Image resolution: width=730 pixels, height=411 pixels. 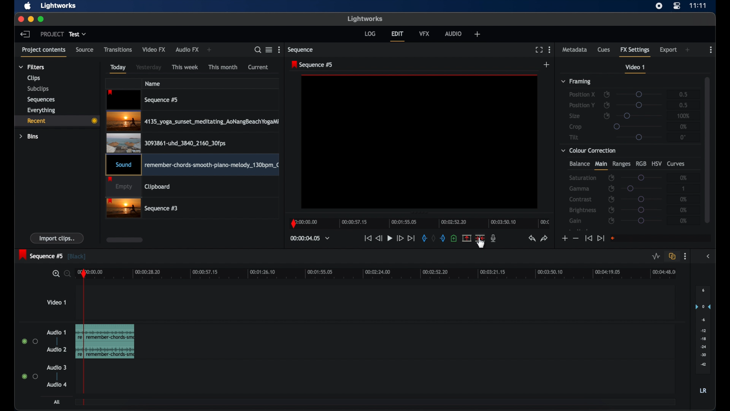 I want to click on maximize, so click(x=41, y=19).